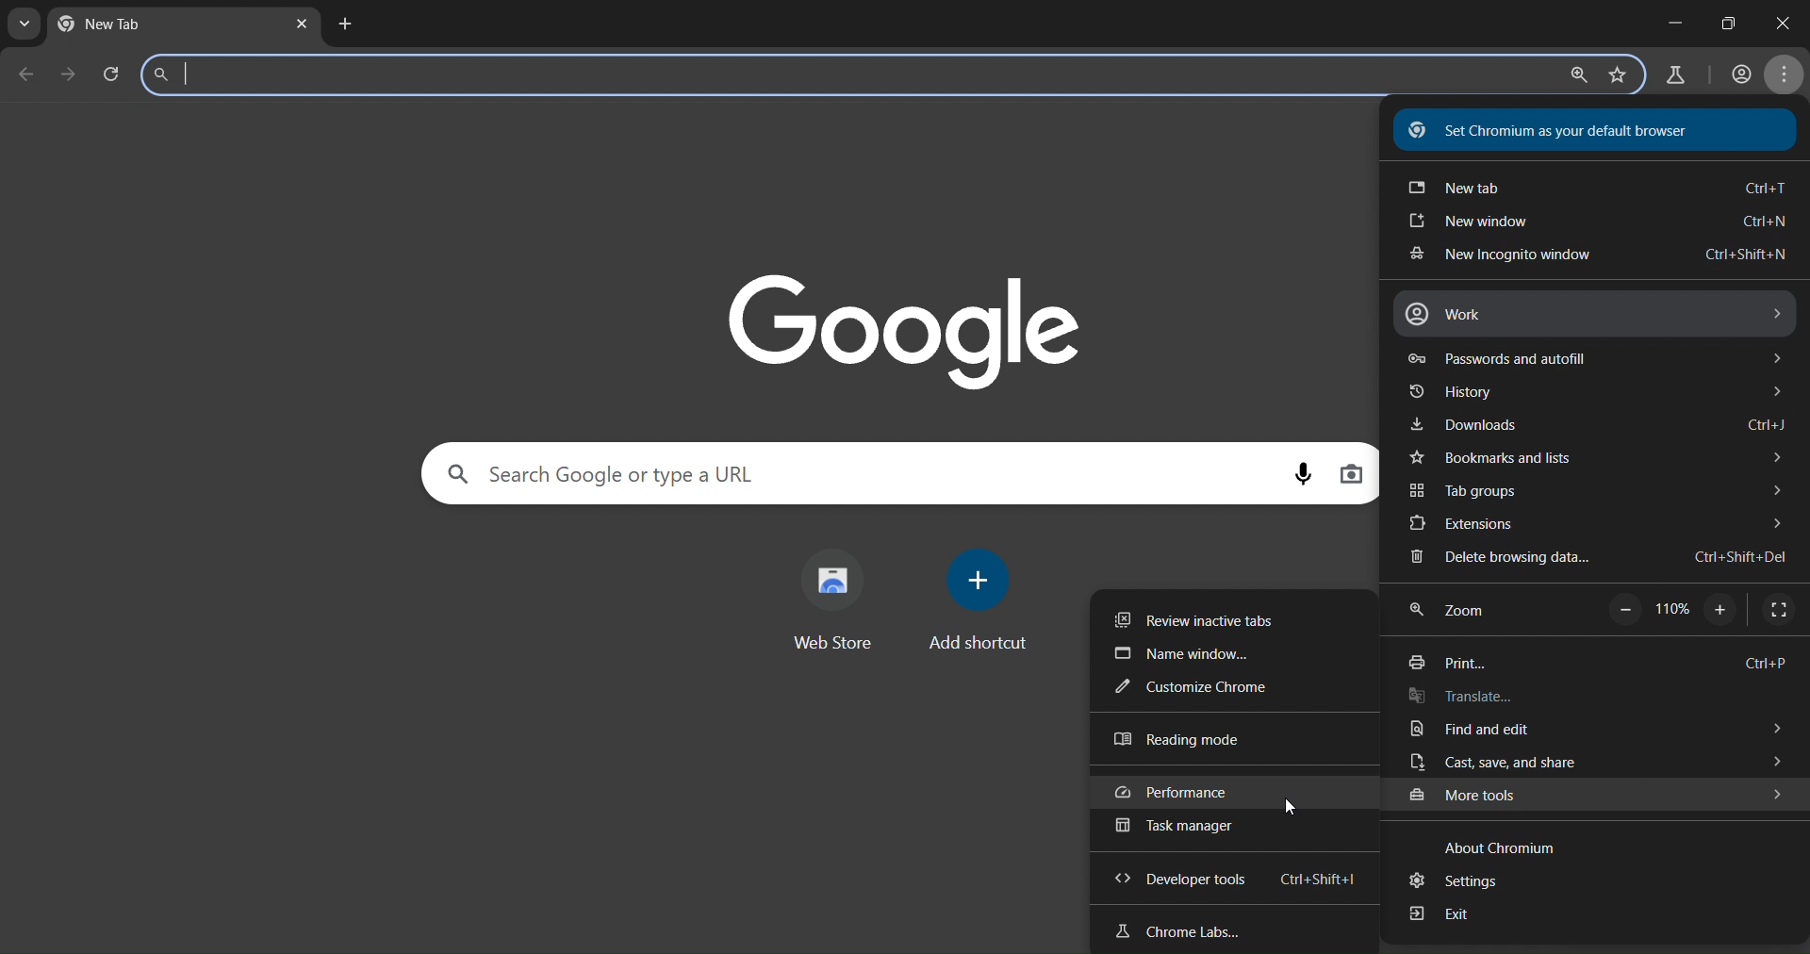 Image resolution: width=1810 pixels, height=954 pixels. What do you see at coordinates (24, 25) in the screenshot?
I see `search tabs` at bounding box center [24, 25].